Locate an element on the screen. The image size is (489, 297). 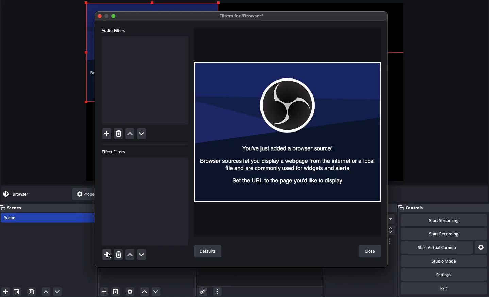
No source selected is located at coordinates (22, 194).